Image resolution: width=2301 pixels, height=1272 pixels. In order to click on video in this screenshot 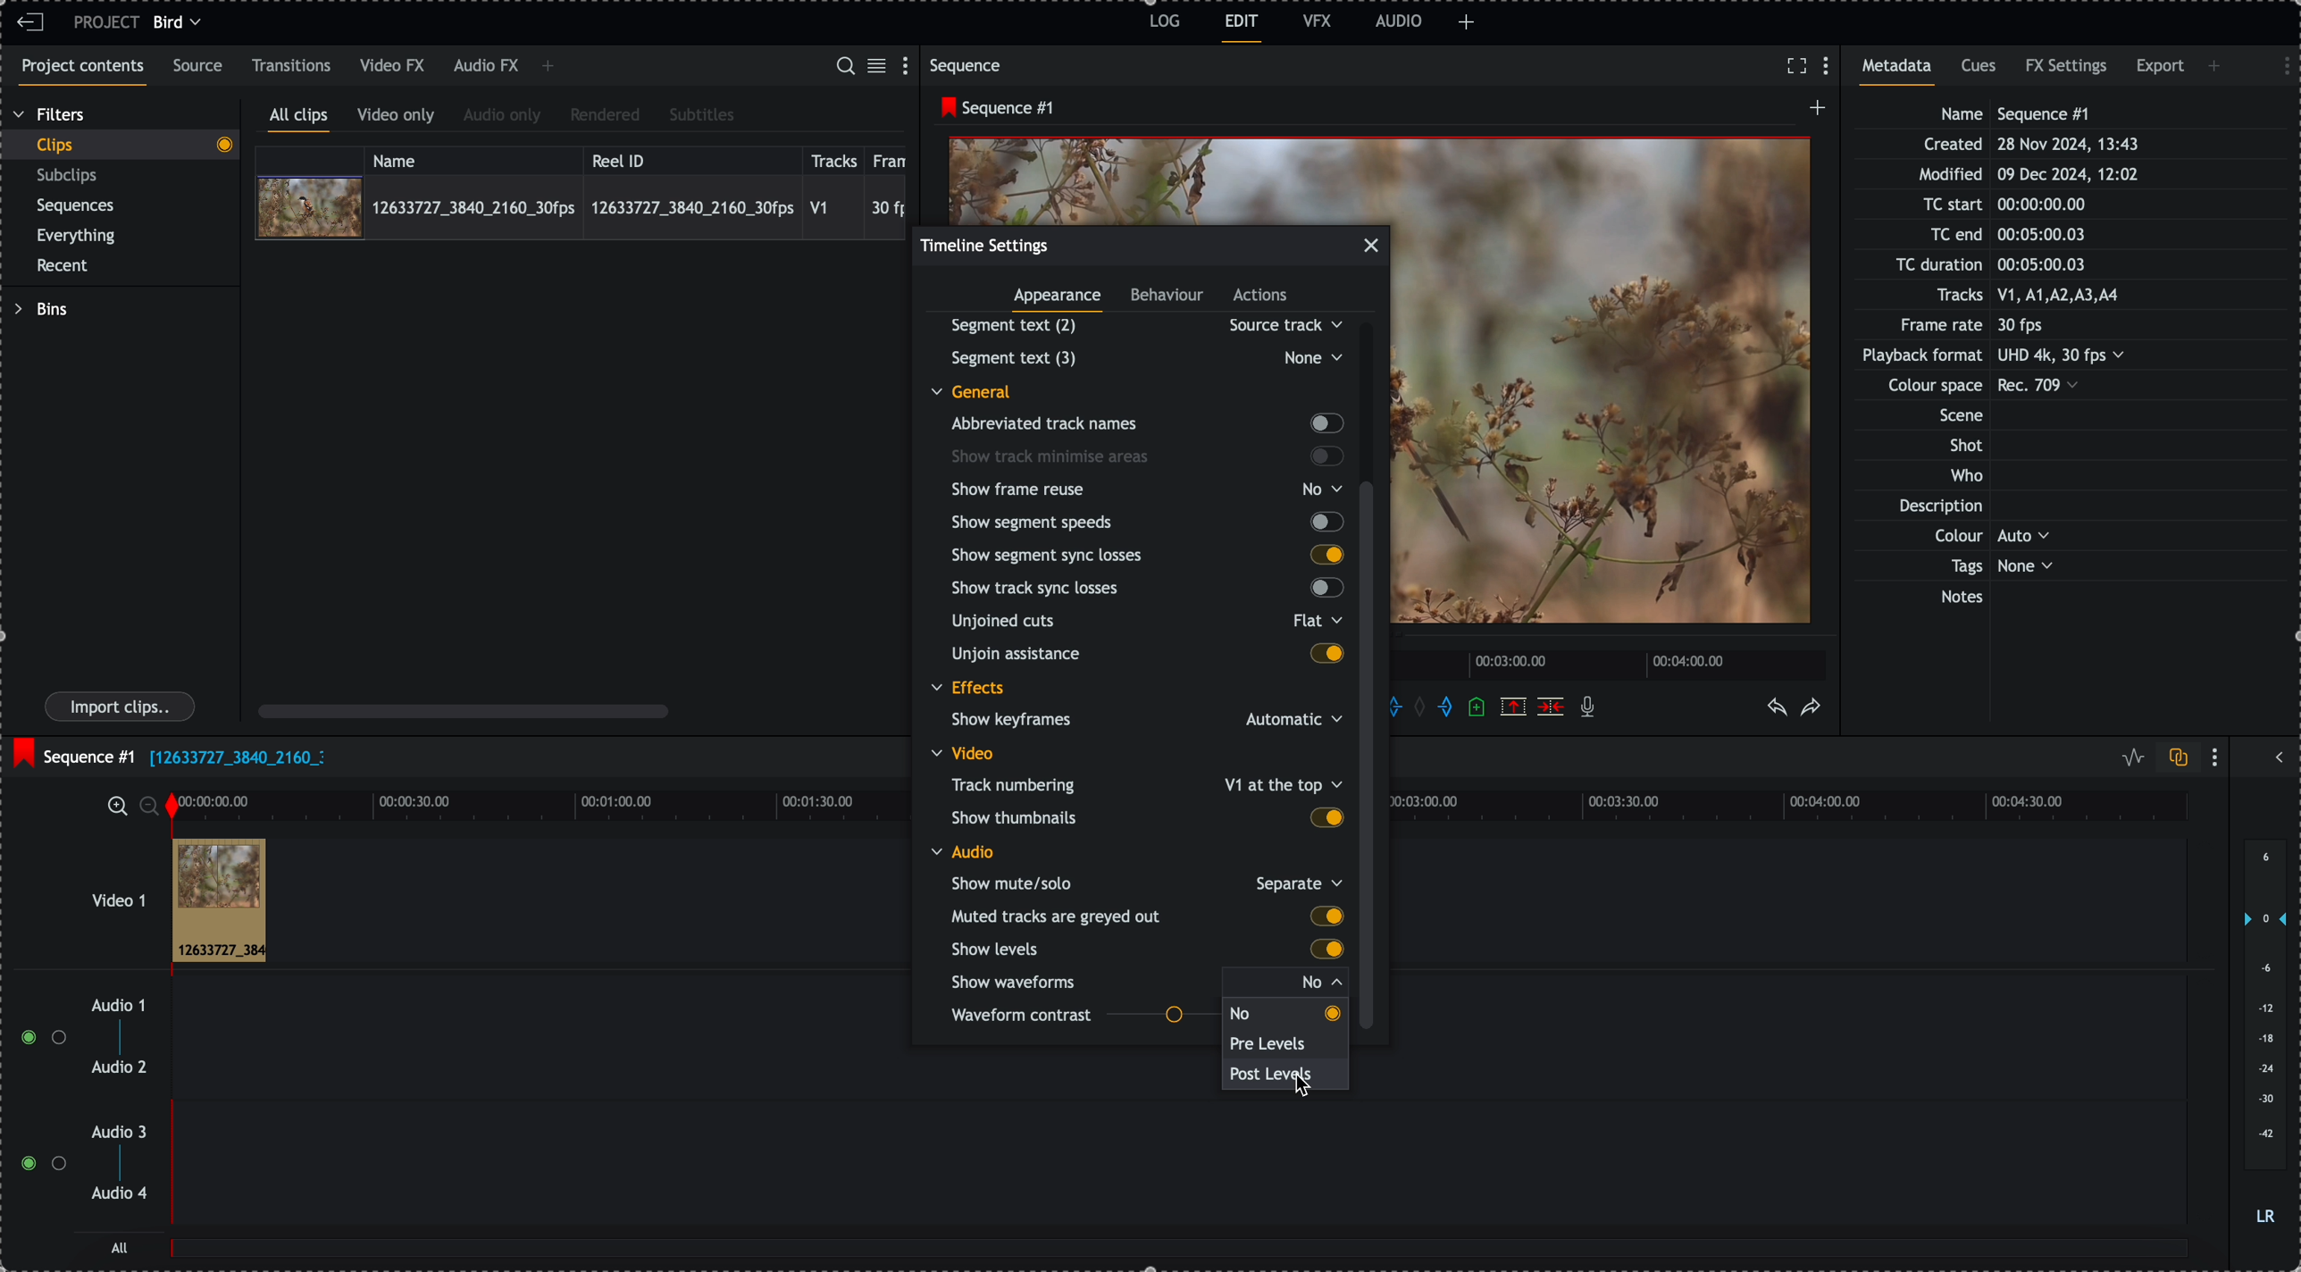, I will do `click(967, 753)`.